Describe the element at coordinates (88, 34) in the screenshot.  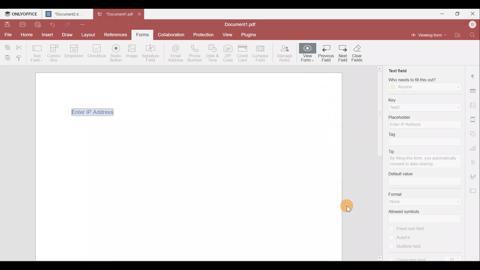
I see `Layout` at that location.